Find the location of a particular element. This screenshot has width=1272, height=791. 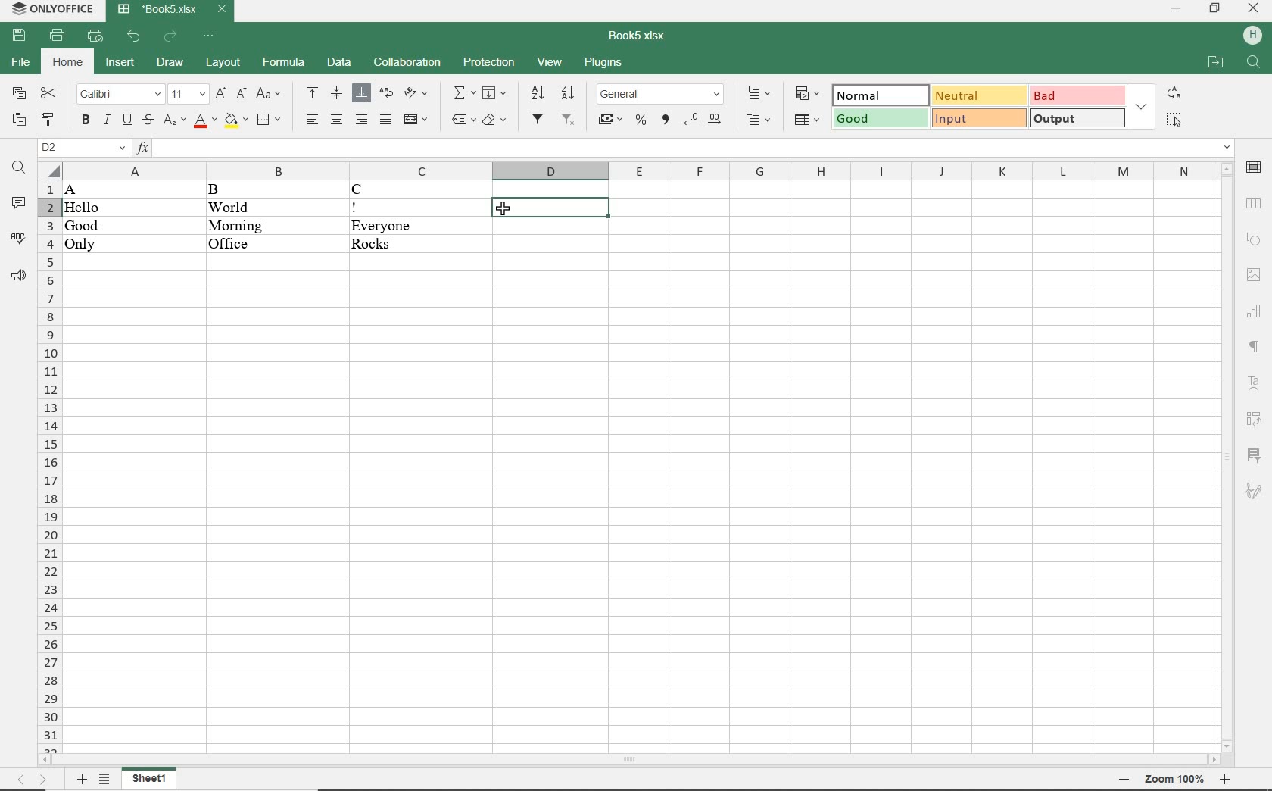

scrollbar is located at coordinates (631, 758).